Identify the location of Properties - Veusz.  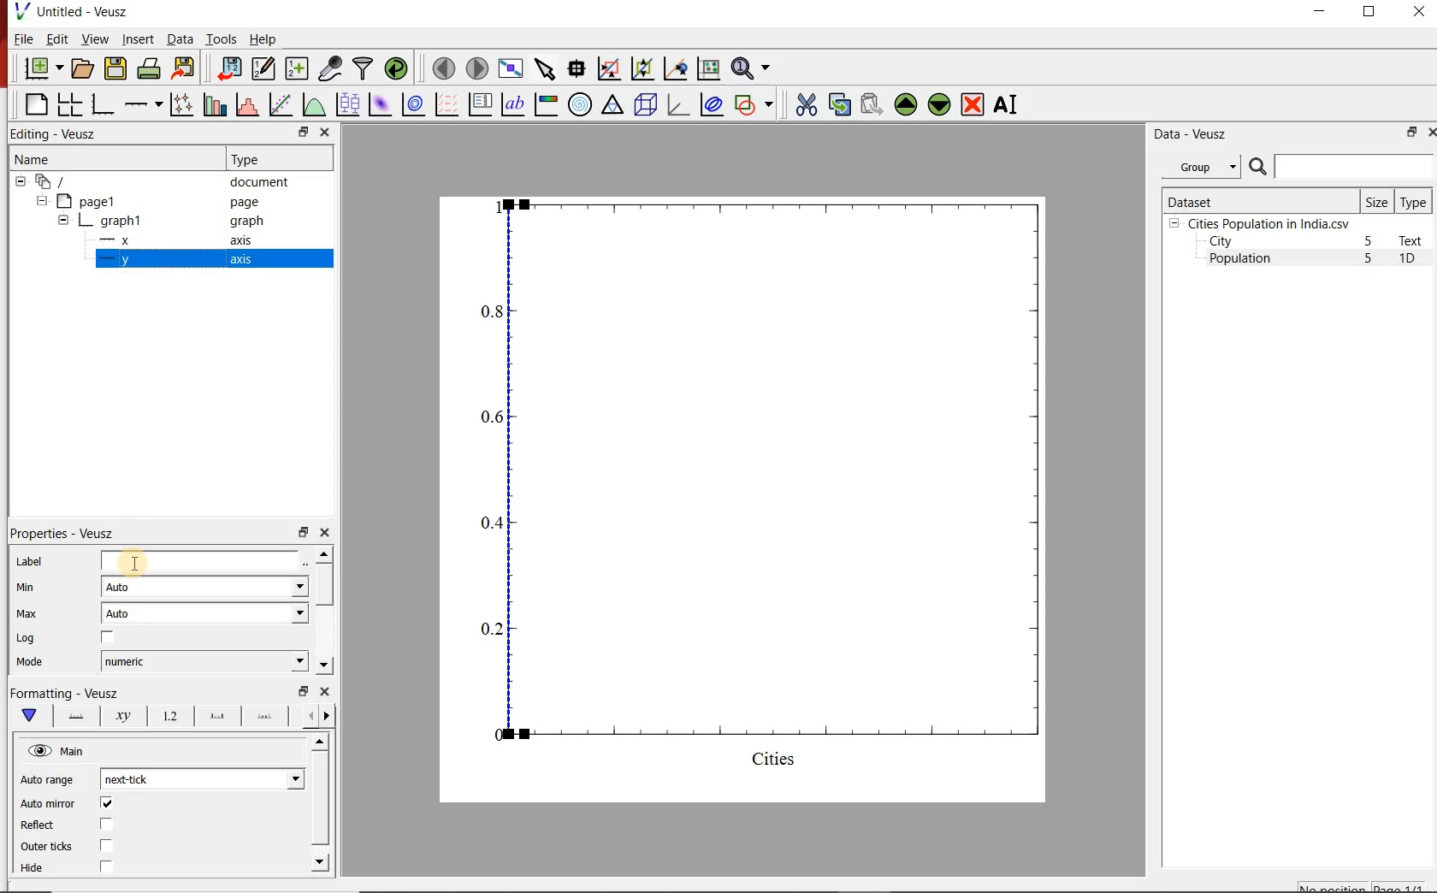
(62, 534).